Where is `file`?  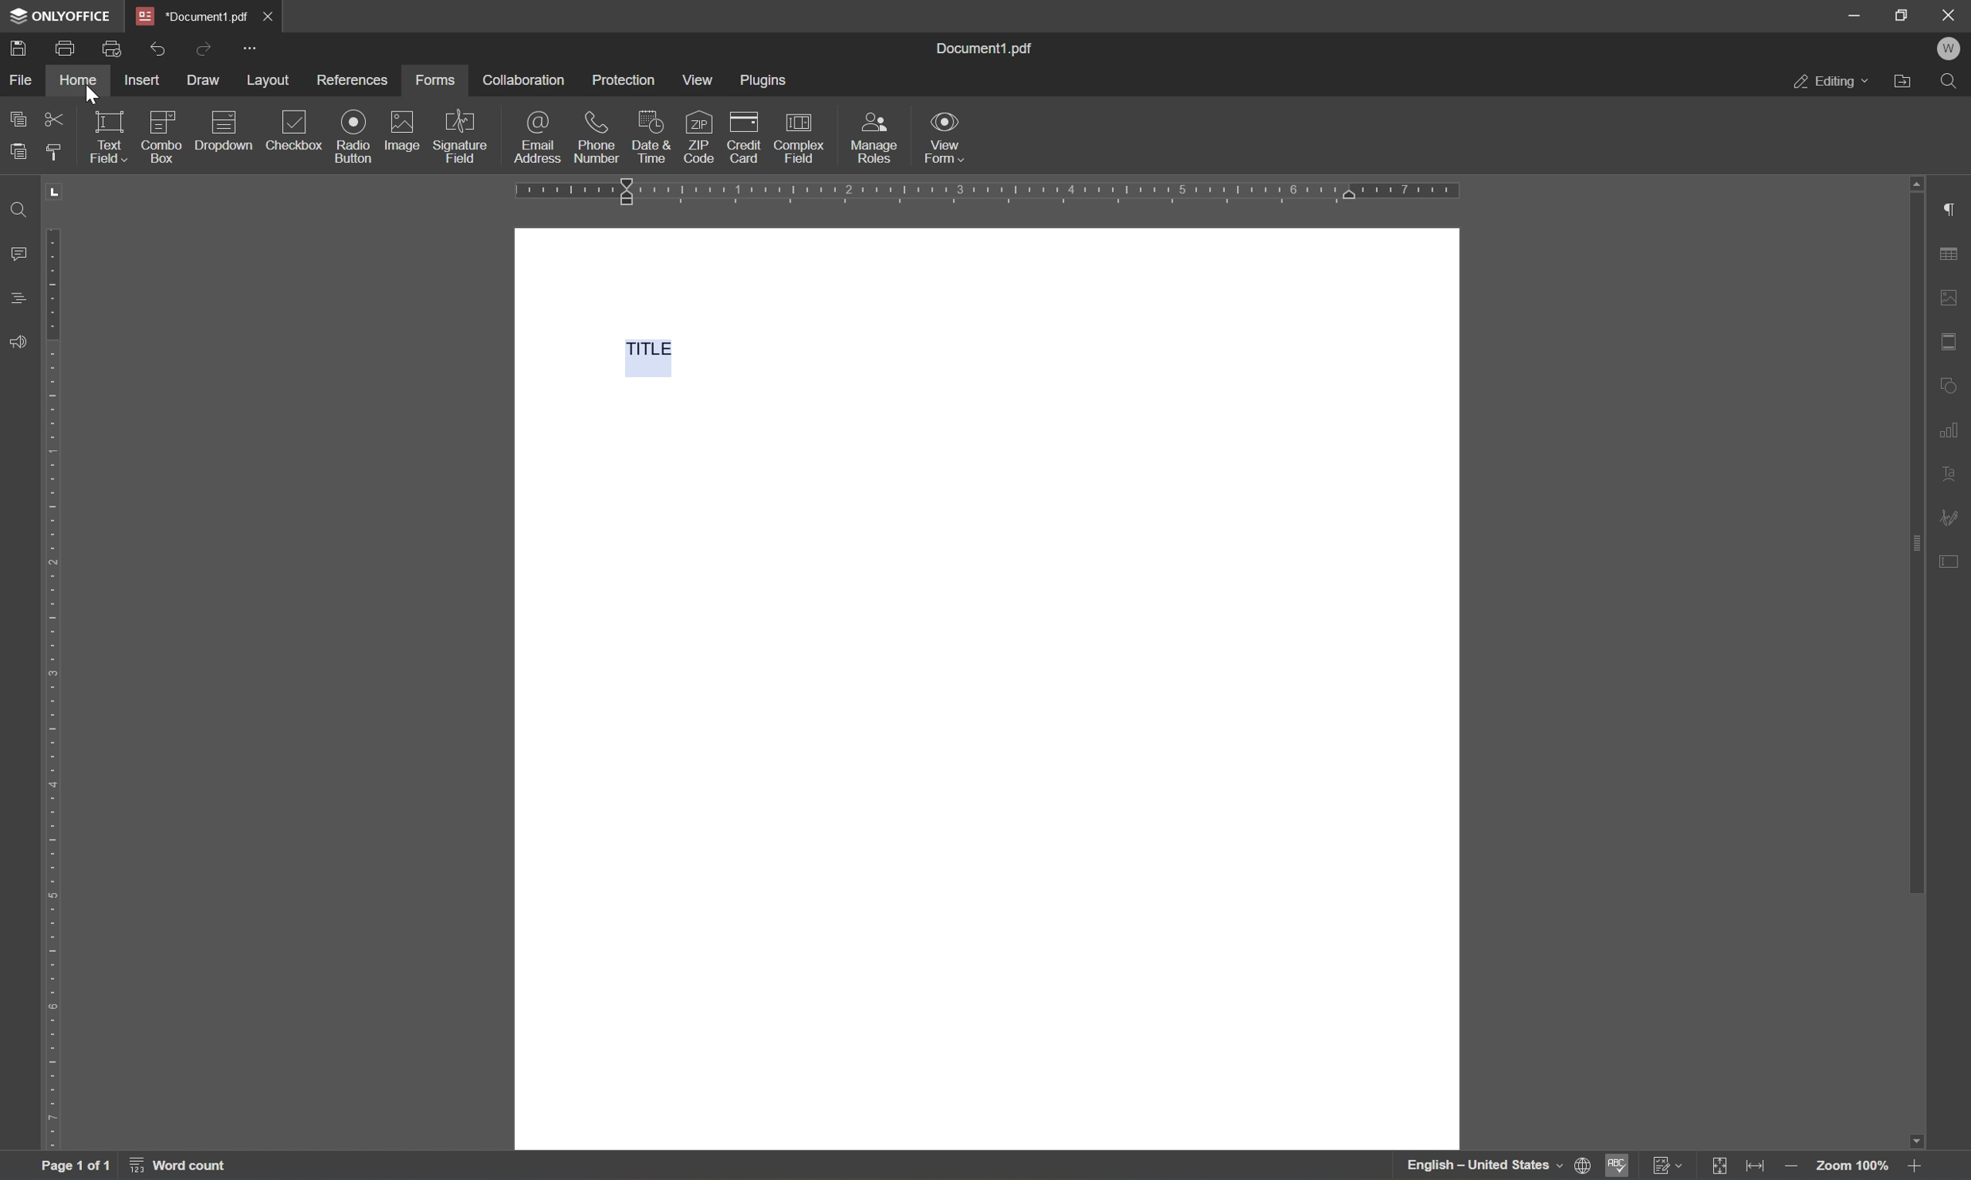
file is located at coordinates (21, 78).